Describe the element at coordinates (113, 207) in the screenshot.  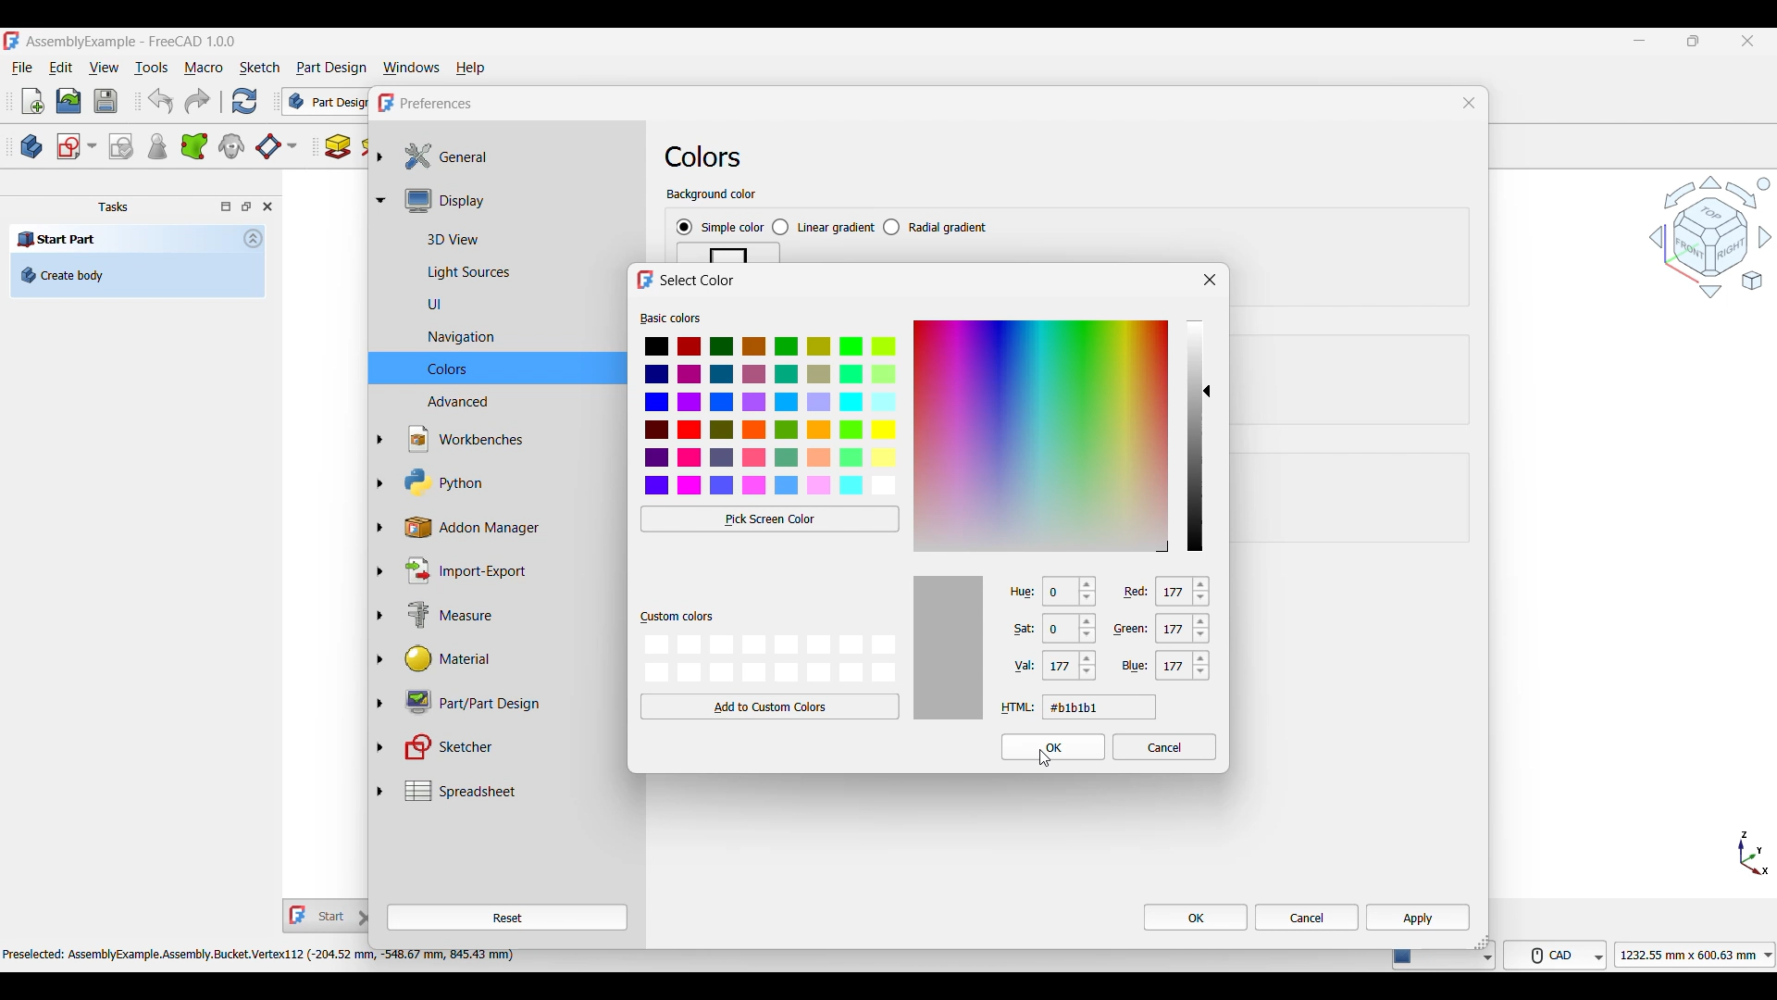
I see `Tasks` at that location.